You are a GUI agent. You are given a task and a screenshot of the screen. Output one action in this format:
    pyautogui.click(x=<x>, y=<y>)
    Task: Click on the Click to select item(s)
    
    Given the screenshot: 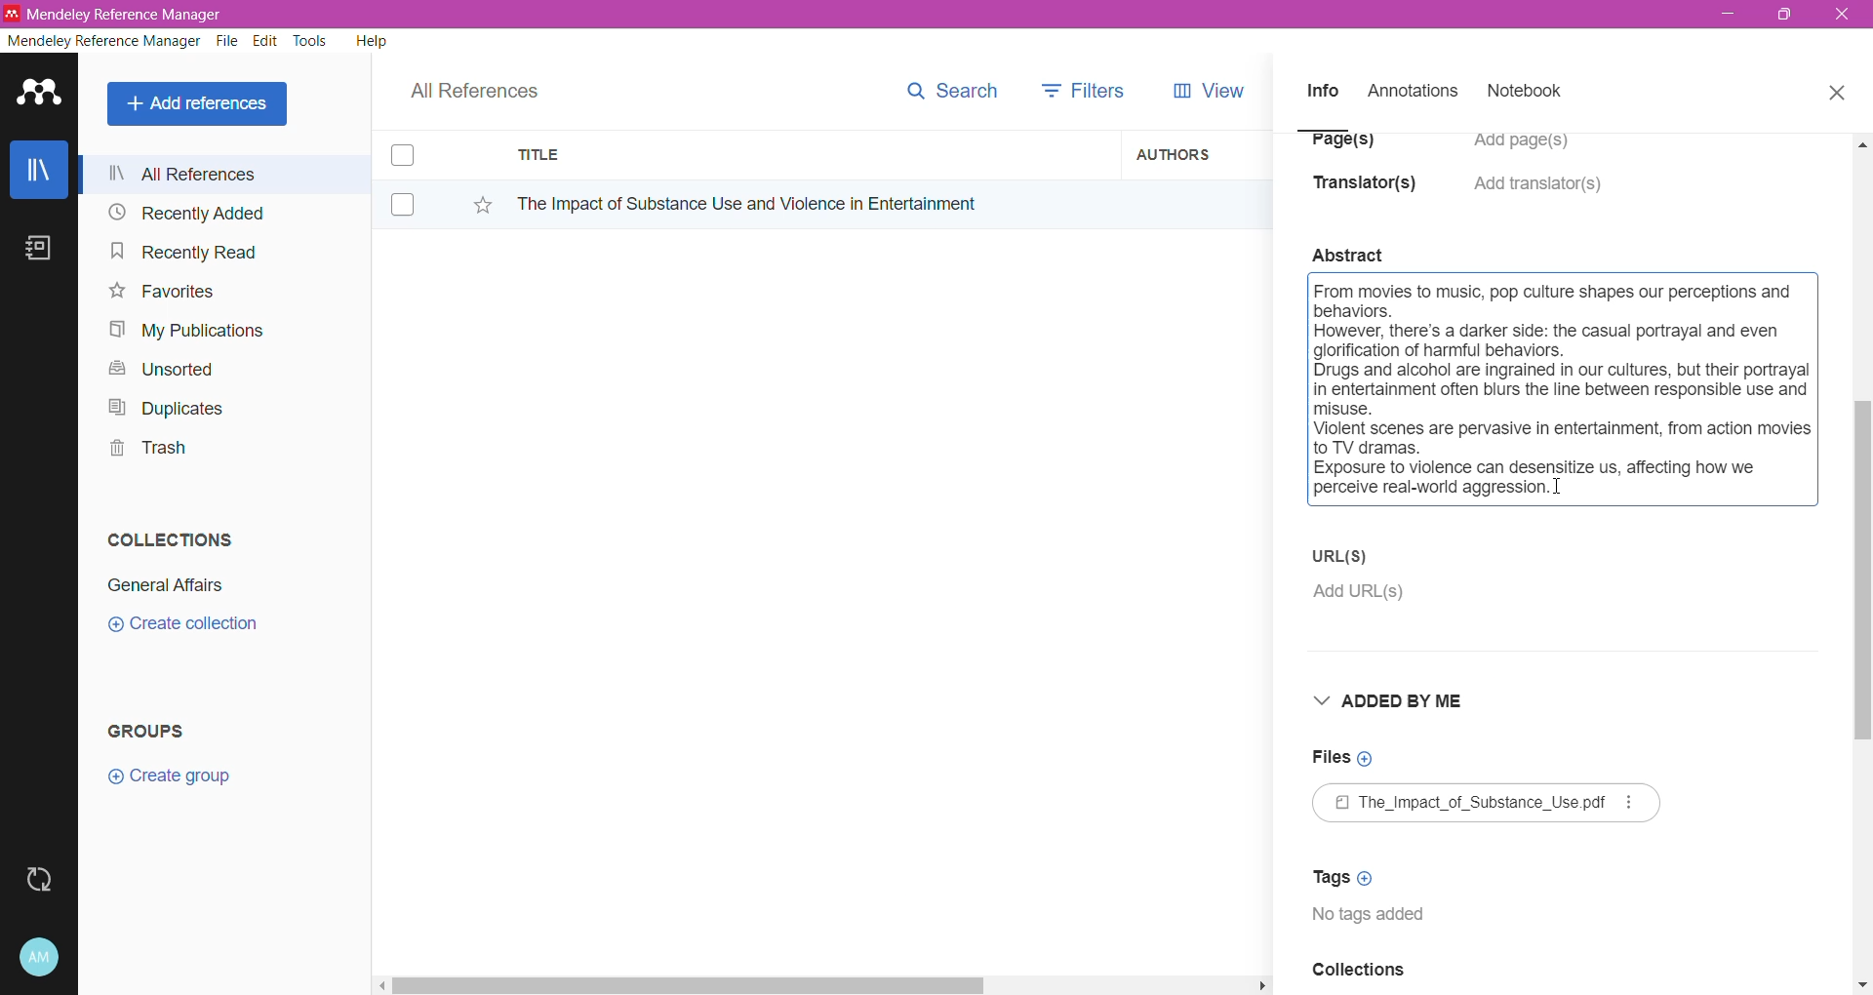 What is the action you would take?
    pyautogui.click(x=413, y=179)
    